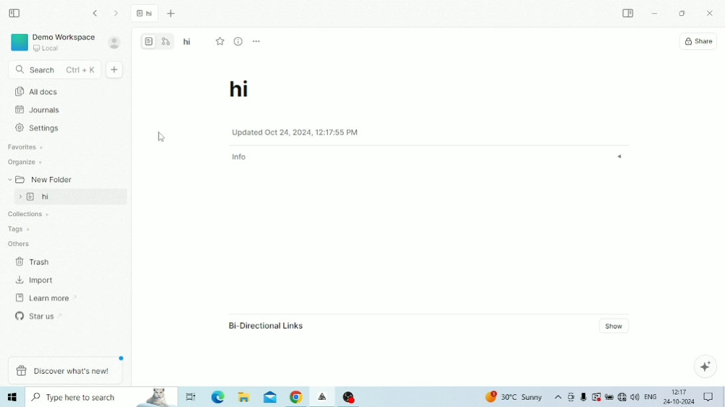  I want to click on Organize, so click(26, 162).